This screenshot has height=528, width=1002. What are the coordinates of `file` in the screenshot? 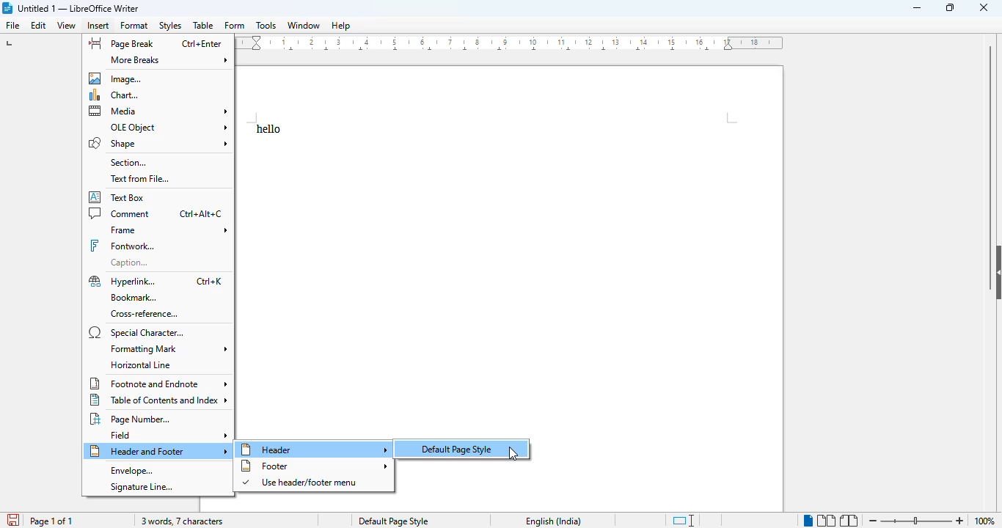 It's located at (12, 25).